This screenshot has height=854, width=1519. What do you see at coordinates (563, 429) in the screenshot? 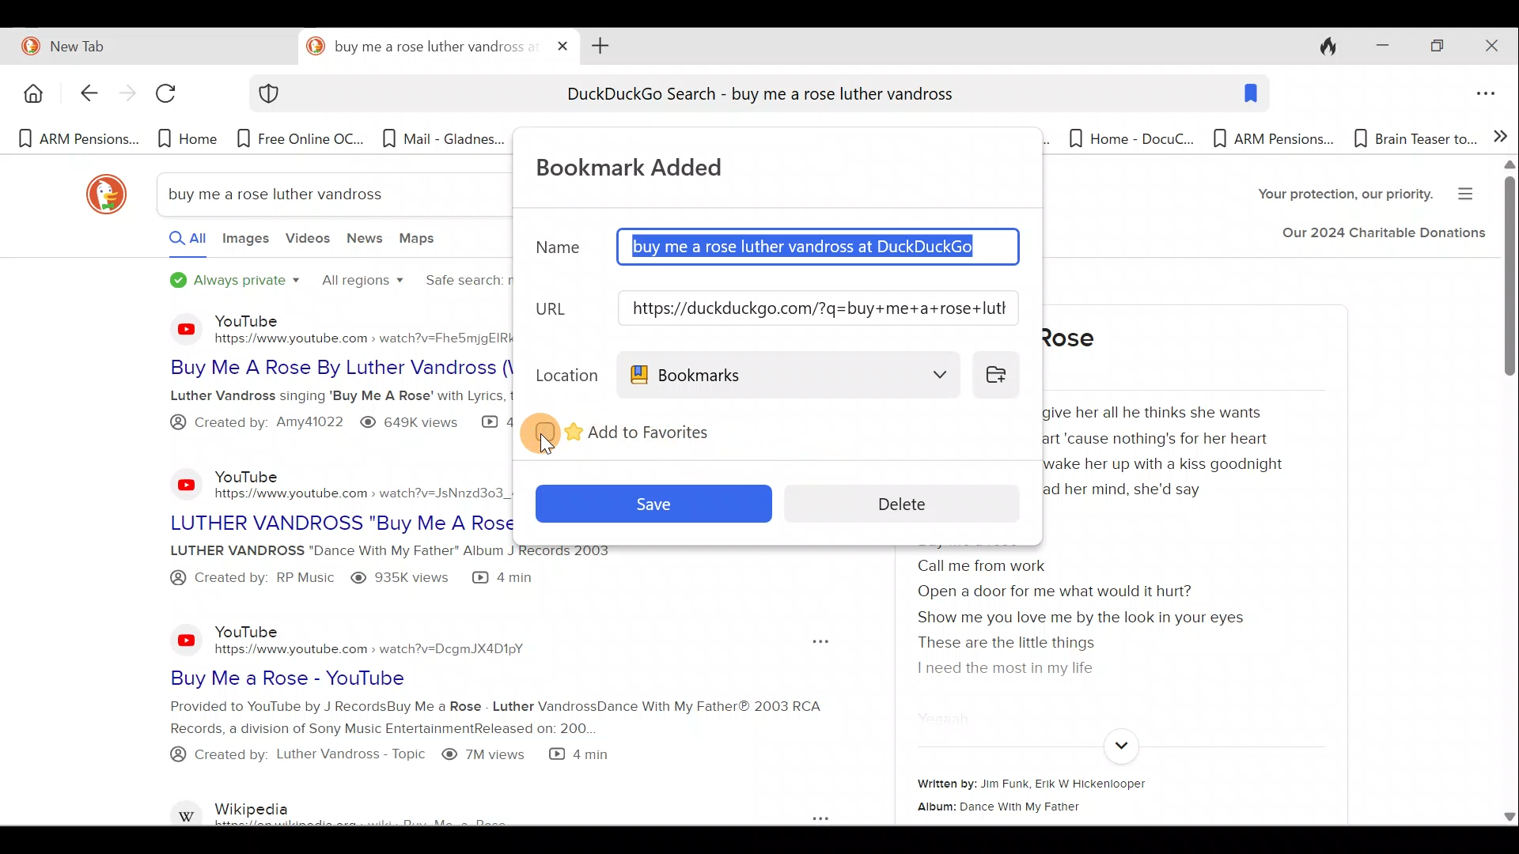
I see `Cursor` at bounding box center [563, 429].